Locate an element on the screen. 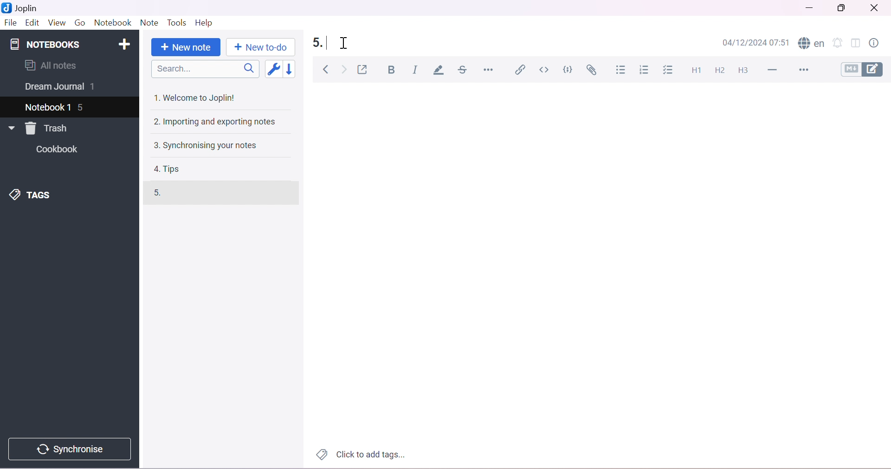 This screenshot has width=891, height=469. 2. Importing and exporting notes is located at coordinates (216, 123).